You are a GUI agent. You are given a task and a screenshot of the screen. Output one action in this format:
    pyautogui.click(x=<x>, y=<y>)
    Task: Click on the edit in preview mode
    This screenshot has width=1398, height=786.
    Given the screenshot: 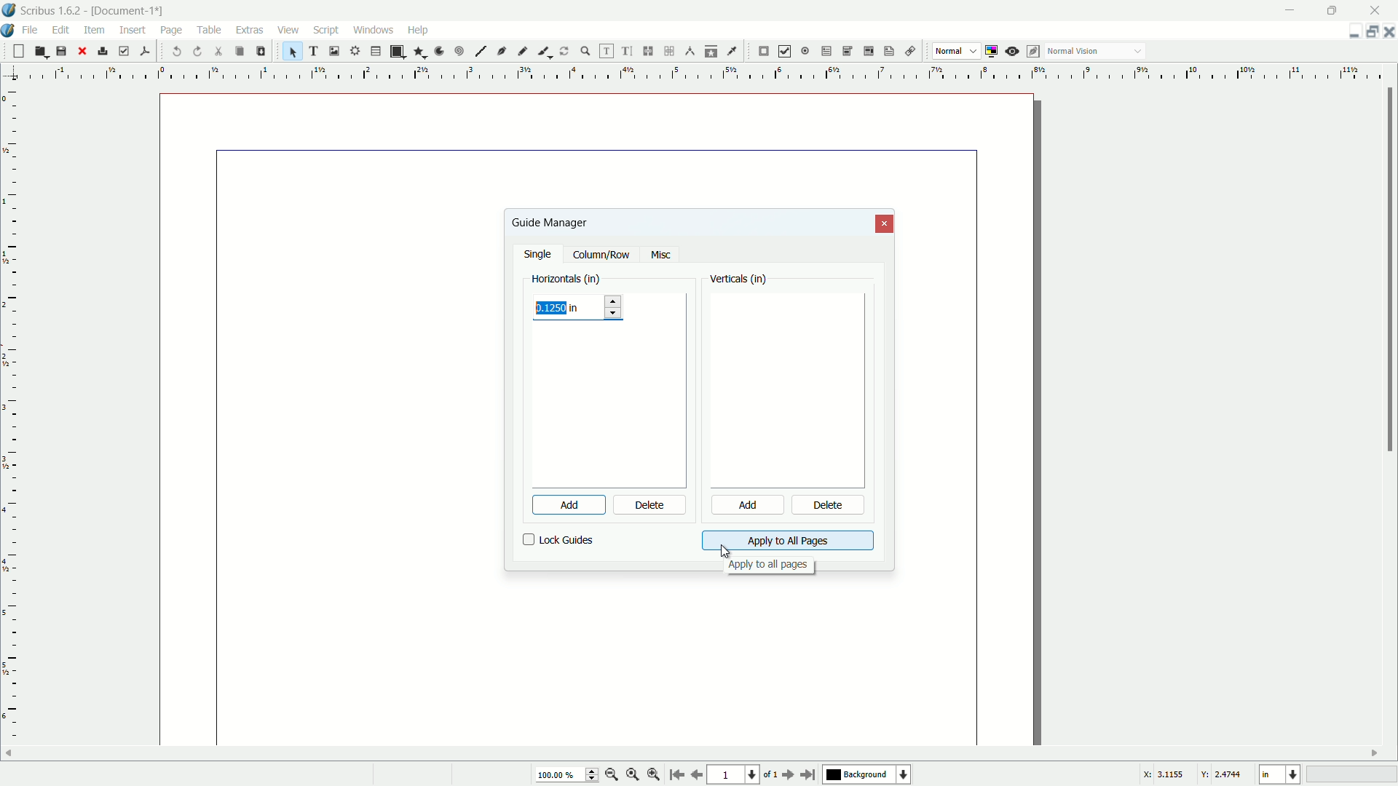 What is the action you would take?
    pyautogui.click(x=1035, y=51)
    